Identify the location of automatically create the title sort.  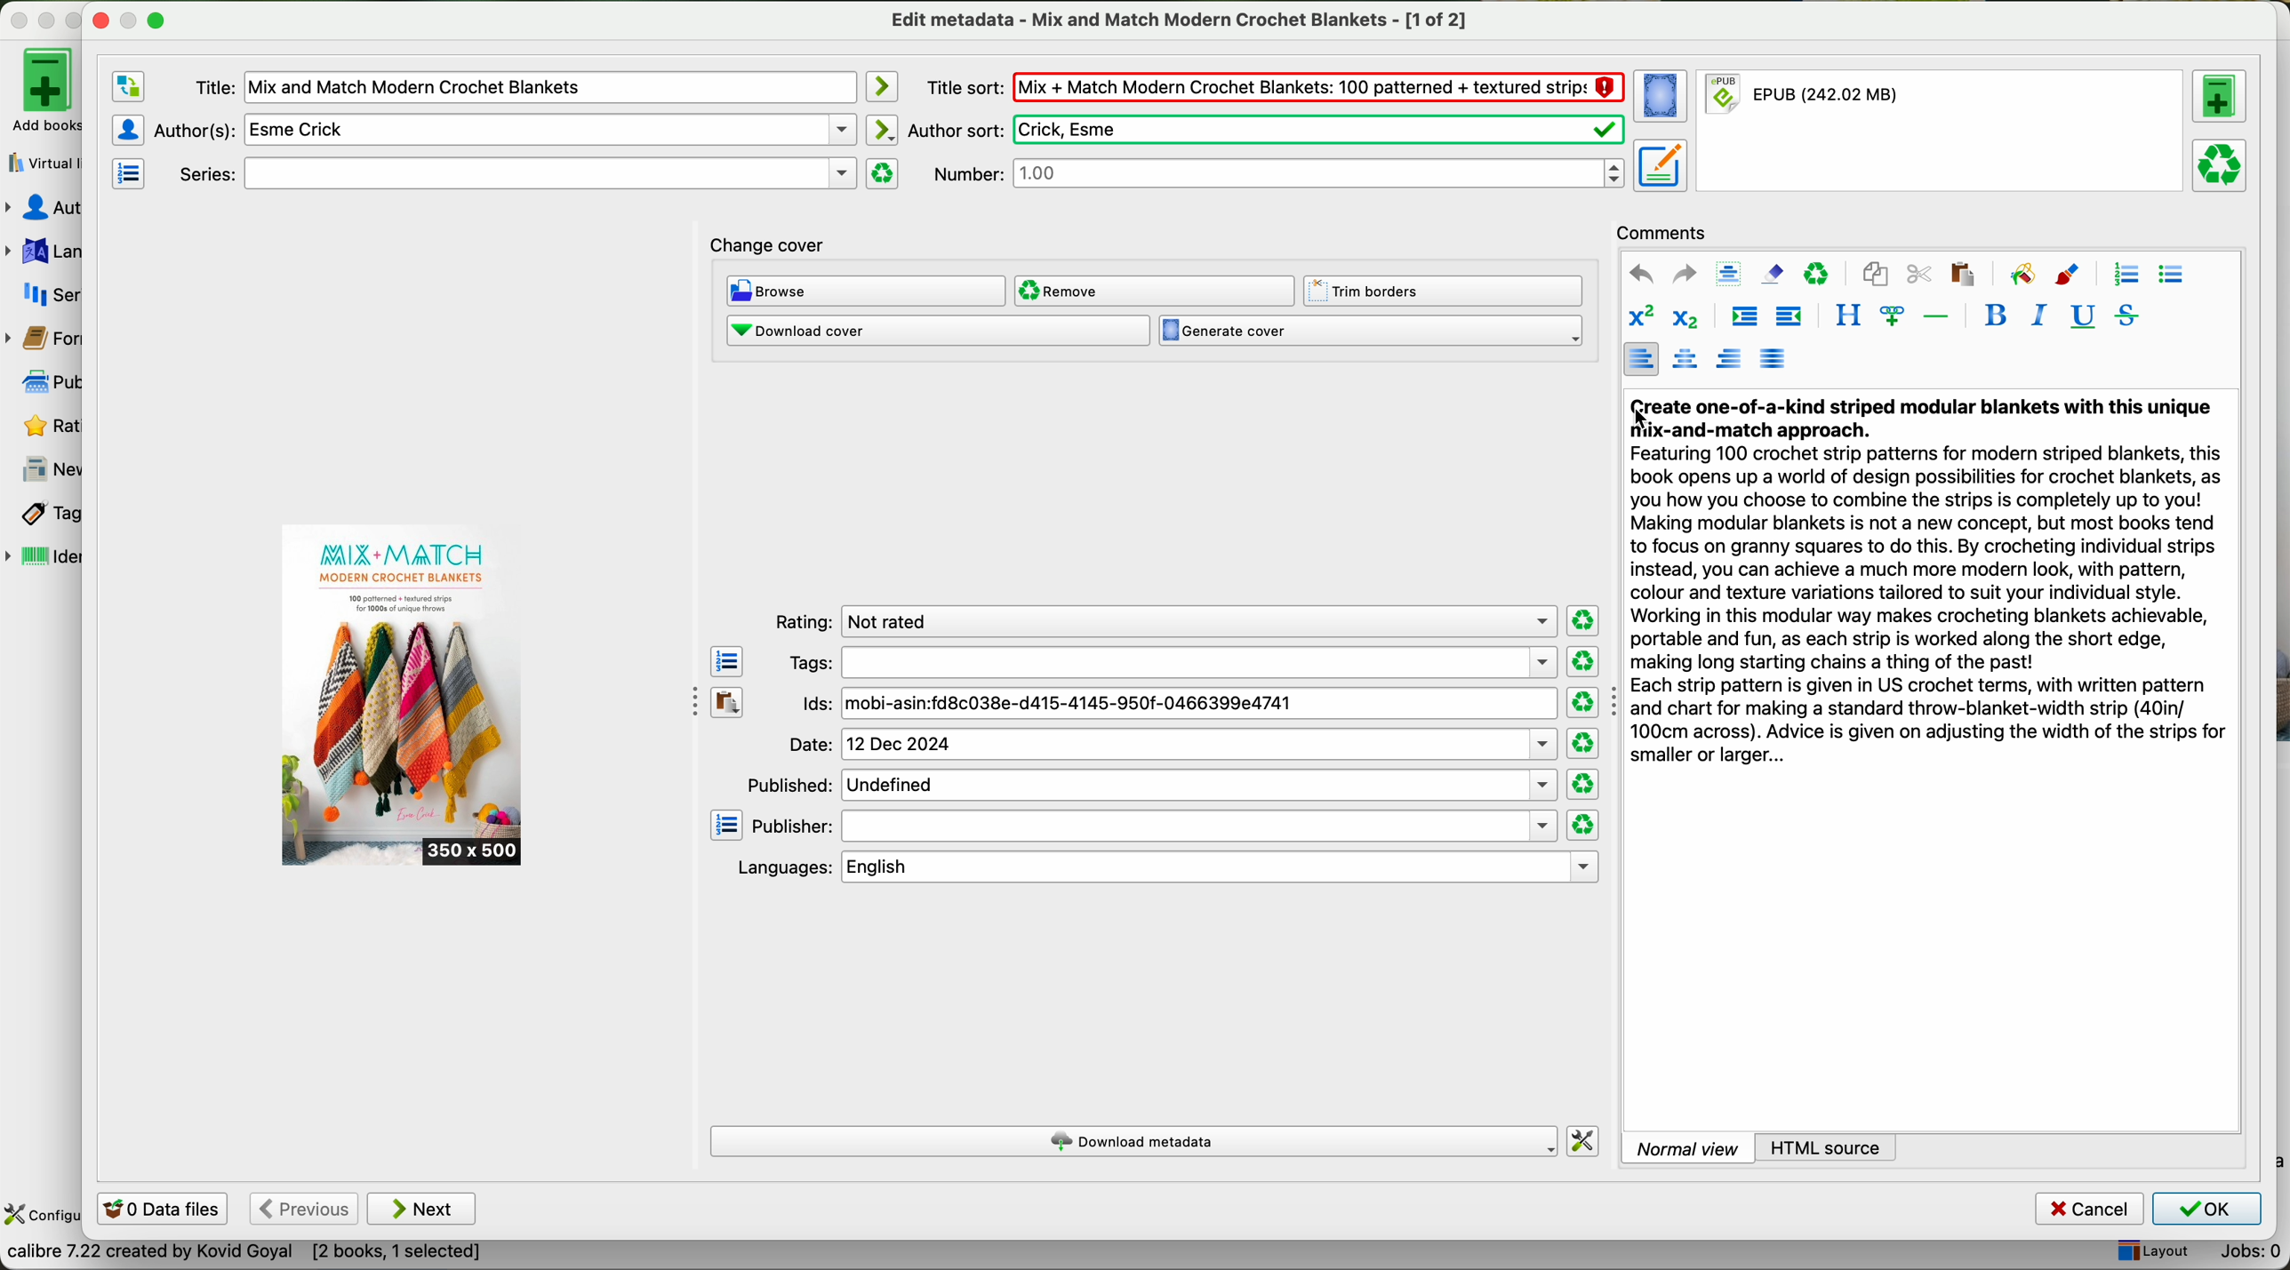
(880, 87).